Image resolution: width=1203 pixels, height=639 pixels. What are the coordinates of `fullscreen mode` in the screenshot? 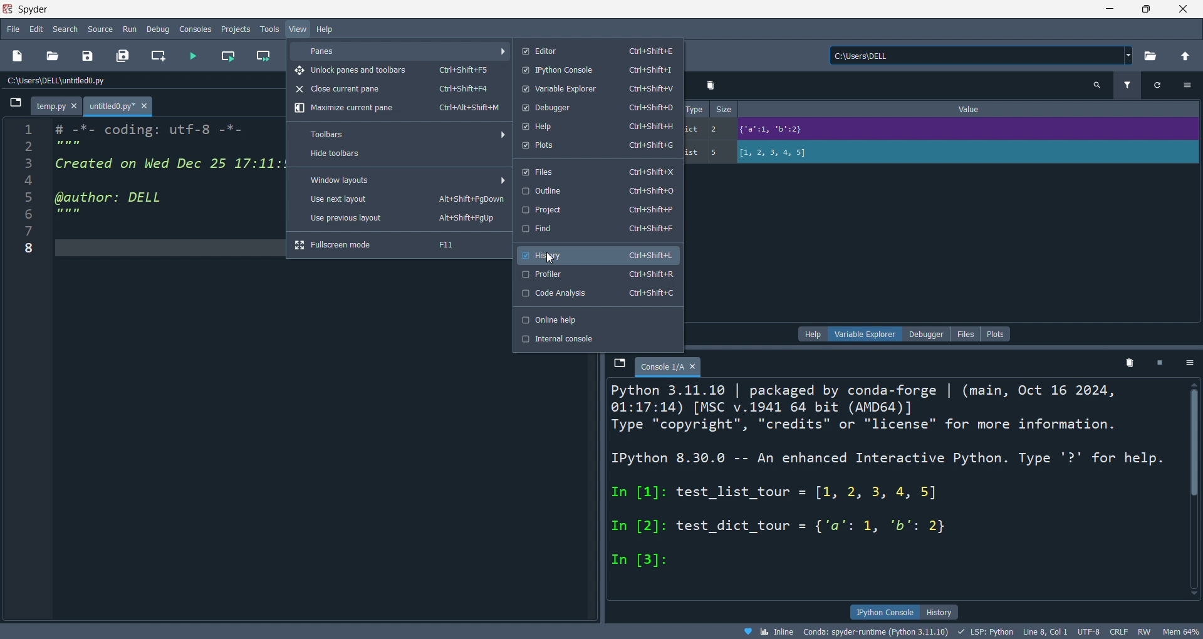 It's located at (398, 245).